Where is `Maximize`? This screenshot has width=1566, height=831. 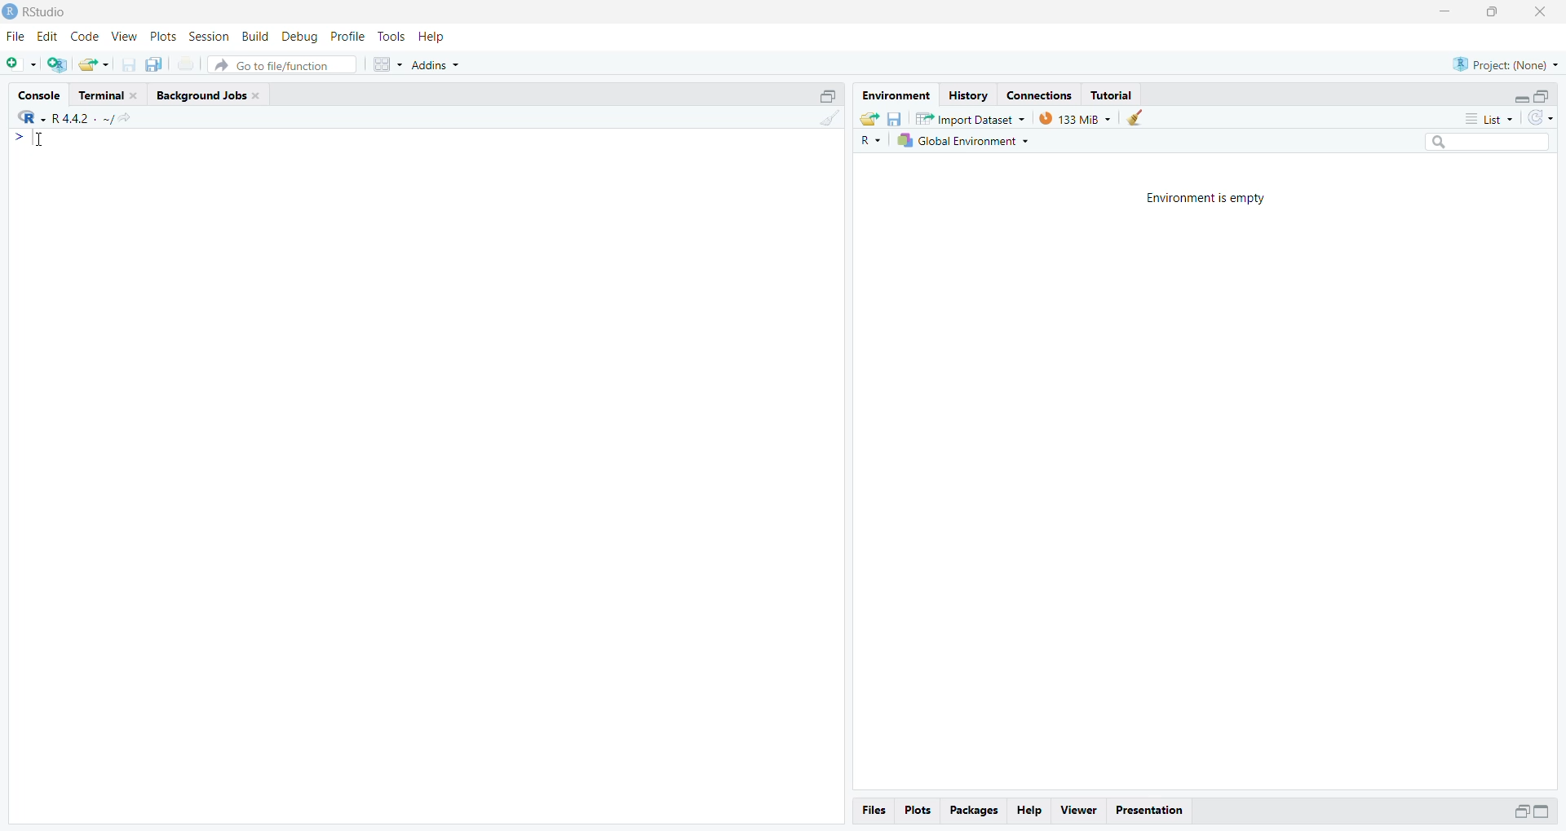
Maximize is located at coordinates (1542, 812).